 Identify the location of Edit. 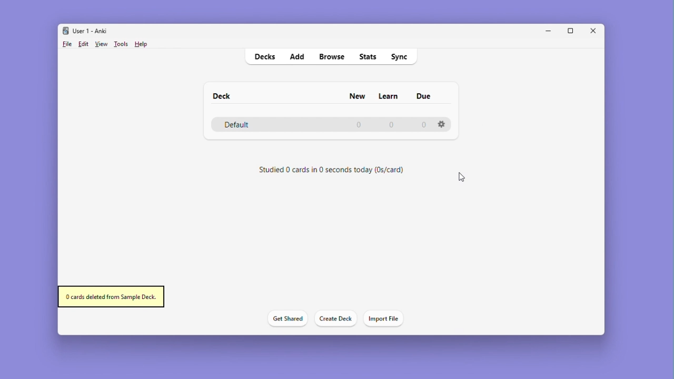
(84, 44).